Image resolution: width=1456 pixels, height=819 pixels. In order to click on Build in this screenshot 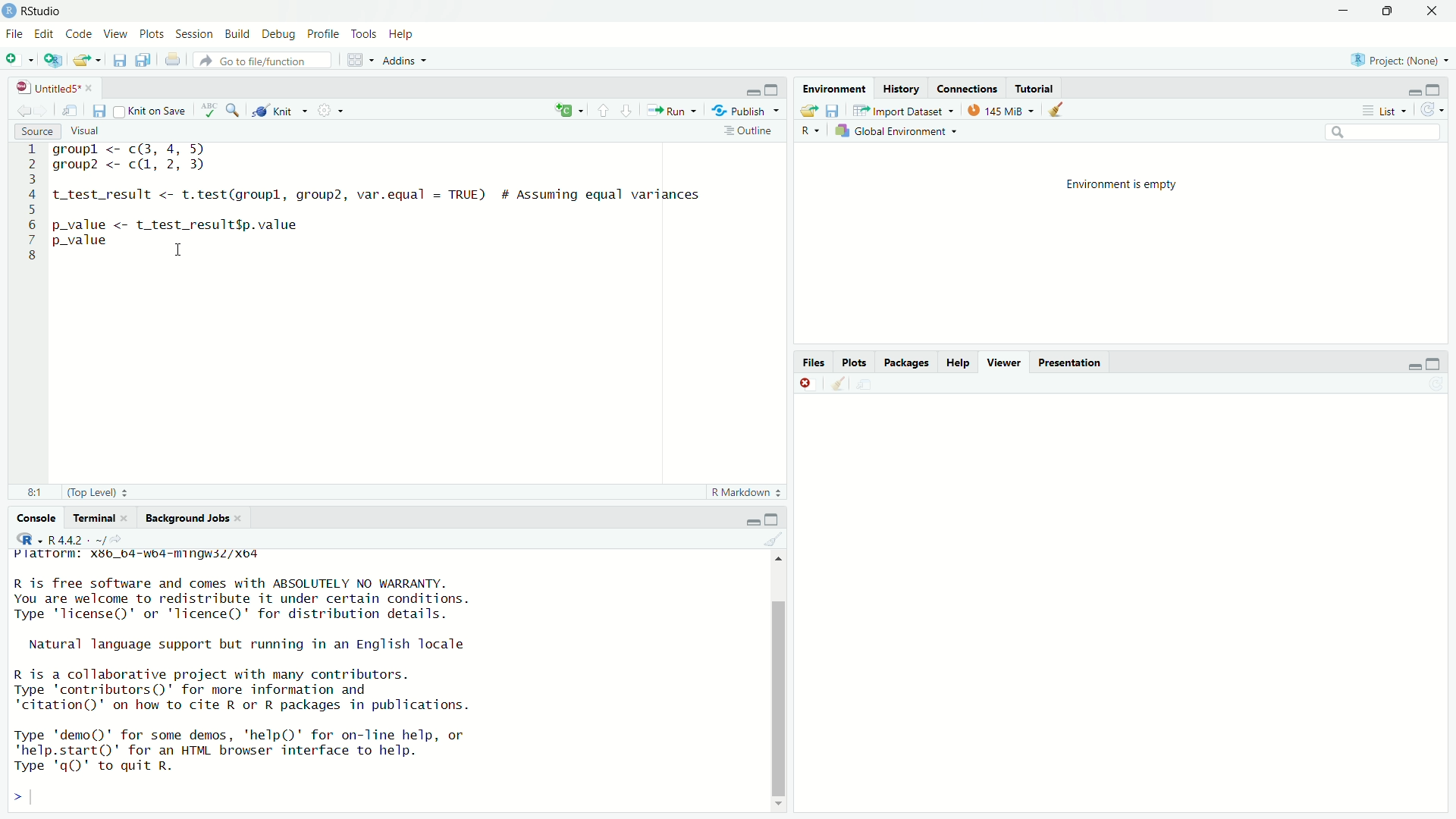, I will do `click(238, 32)`.